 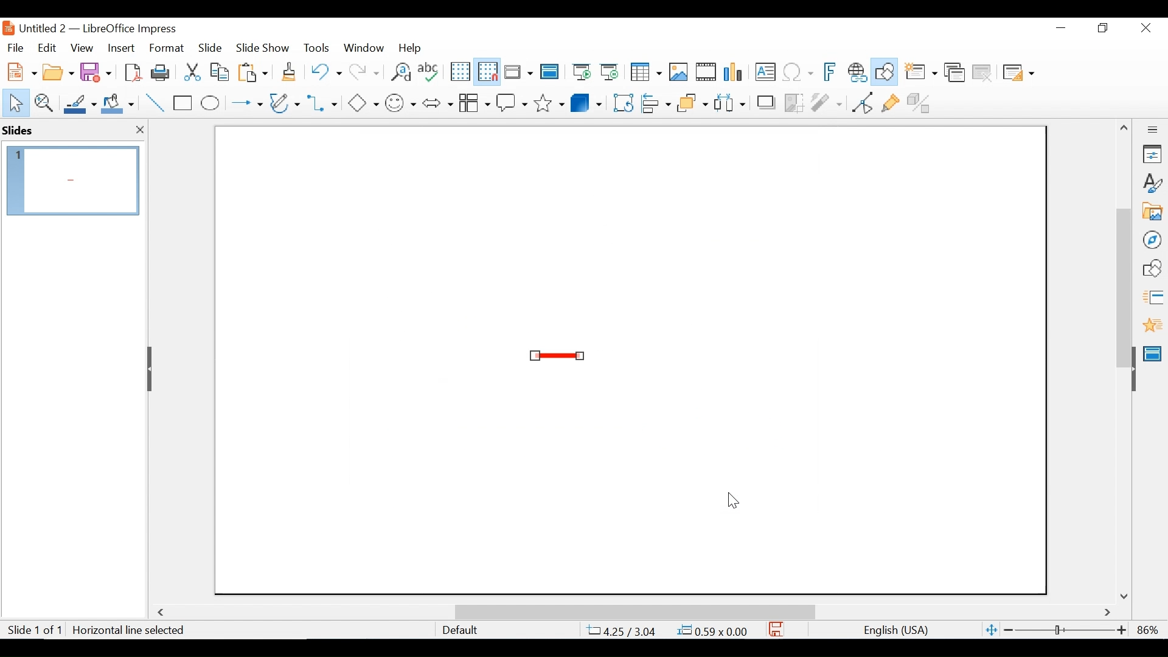 What do you see at coordinates (764, 73) in the screenshot?
I see `Insert Textbox` at bounding box center [764, 73].